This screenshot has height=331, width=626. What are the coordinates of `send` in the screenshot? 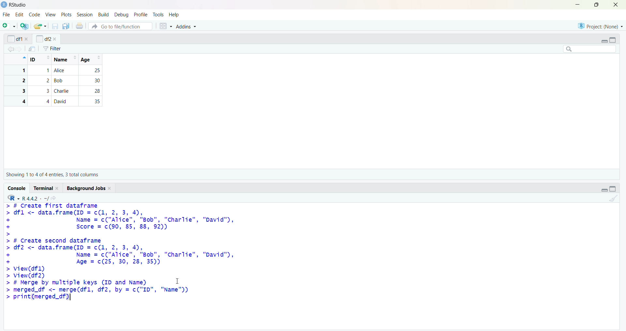 It's located at (32, 49).